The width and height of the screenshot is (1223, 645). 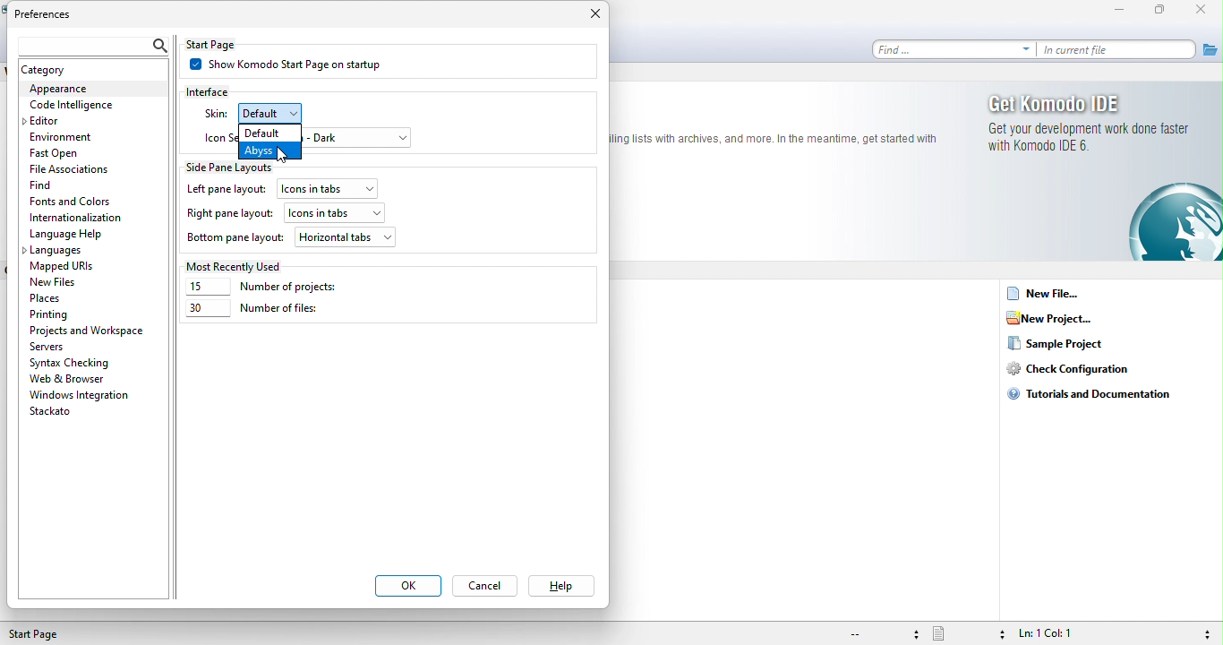 I want to click on get your development work done faster with komodo ide 6, so click(x=1092, y=142).